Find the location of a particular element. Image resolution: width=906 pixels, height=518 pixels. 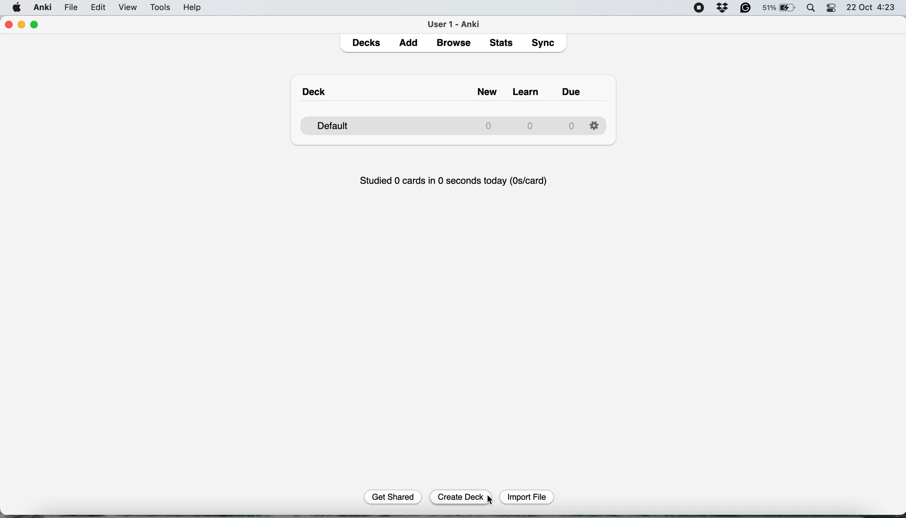

screen recorder is located at coordinates (701, 7).